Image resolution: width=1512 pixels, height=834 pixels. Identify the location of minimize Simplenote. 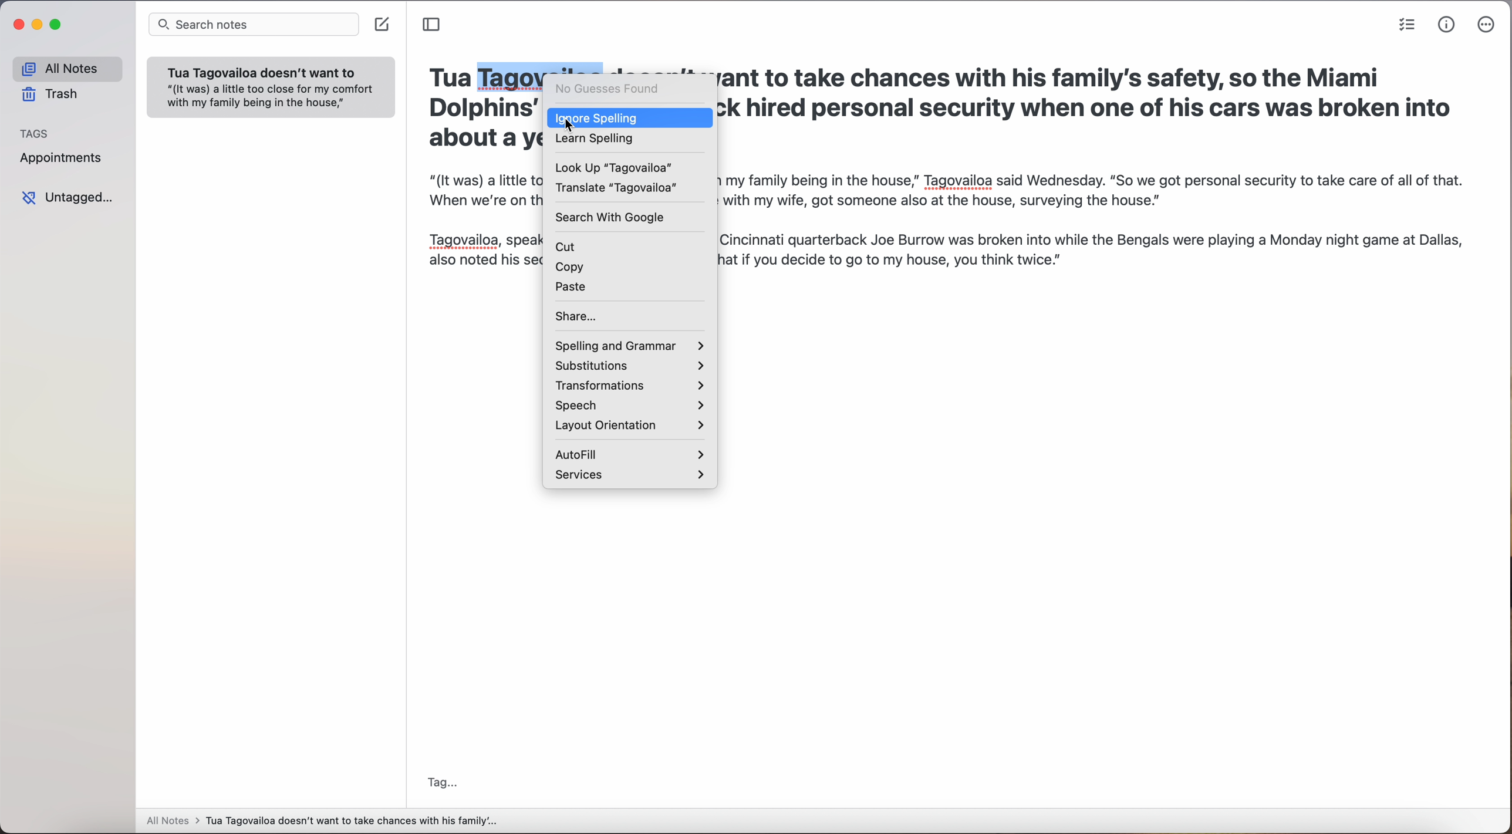
(39, 25).